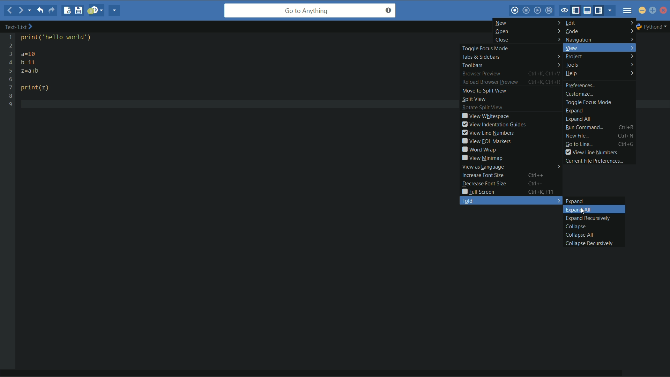  Describe the element at coordinates (627, 127) in the screenshot. I see `Ctrl+R` at that location.